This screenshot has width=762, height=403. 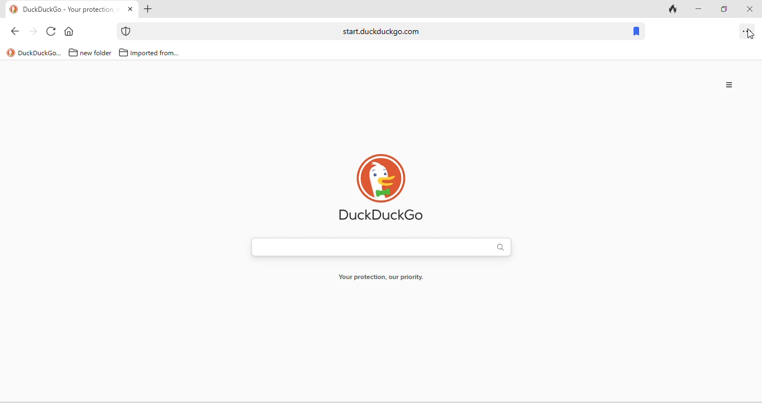 I want to click on folder icon, so click(x=123, y=52).